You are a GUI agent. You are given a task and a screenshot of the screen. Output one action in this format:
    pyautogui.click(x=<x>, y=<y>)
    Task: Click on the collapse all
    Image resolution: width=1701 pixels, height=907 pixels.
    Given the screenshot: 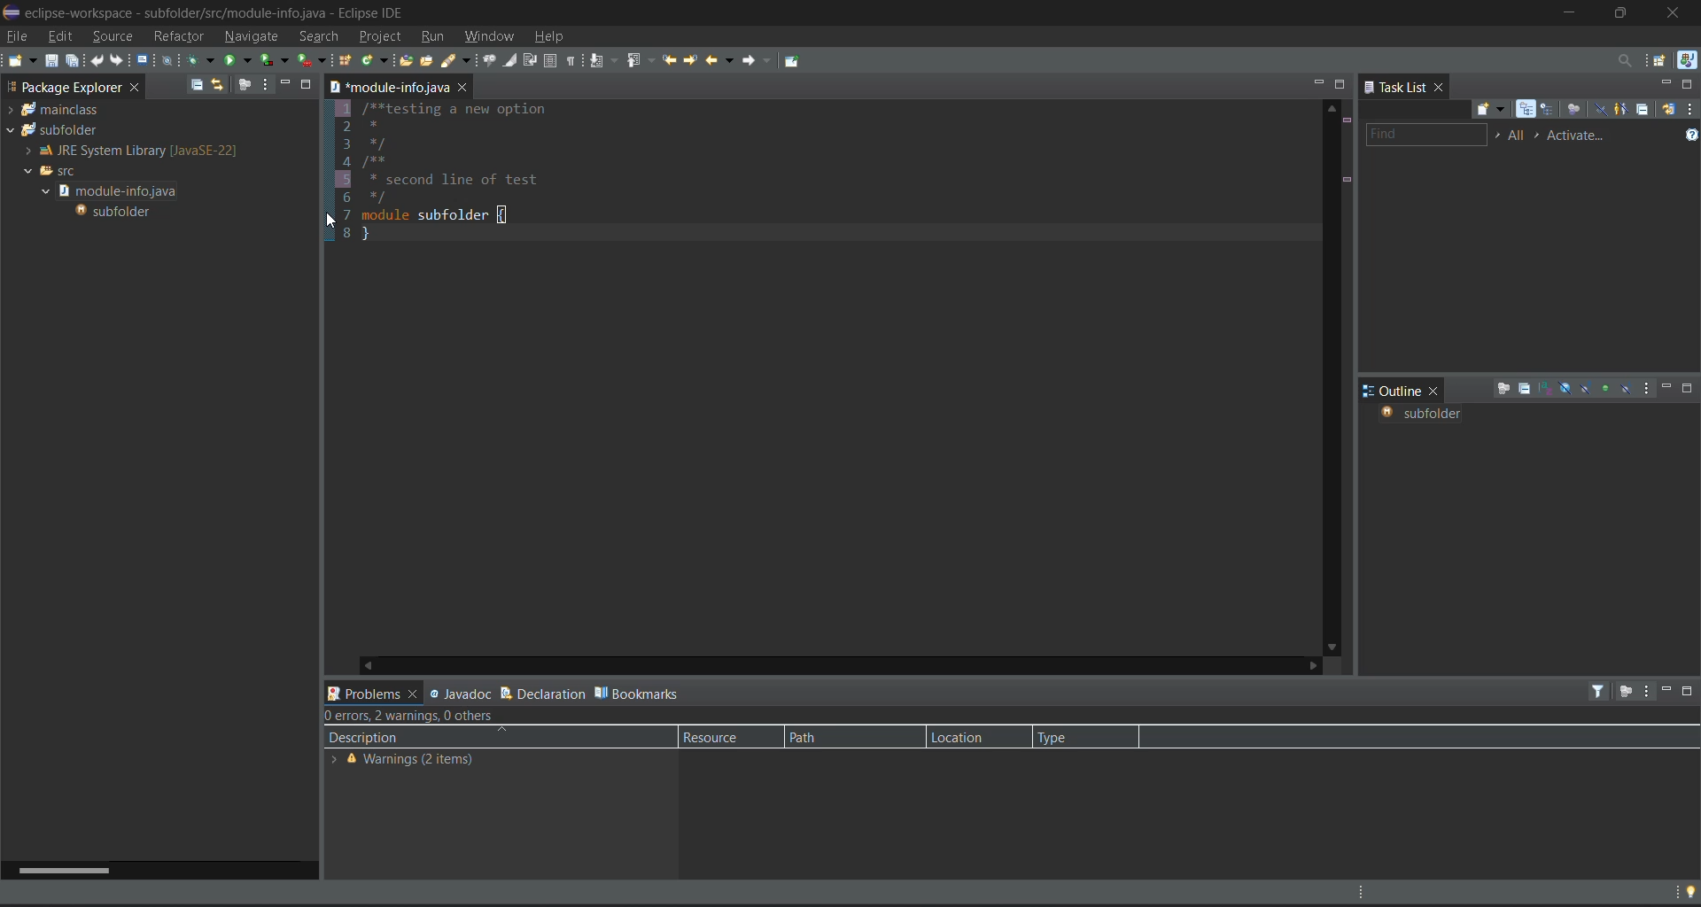 What is the action you would take?
    pyautogui.click(x=197, y=84)
    